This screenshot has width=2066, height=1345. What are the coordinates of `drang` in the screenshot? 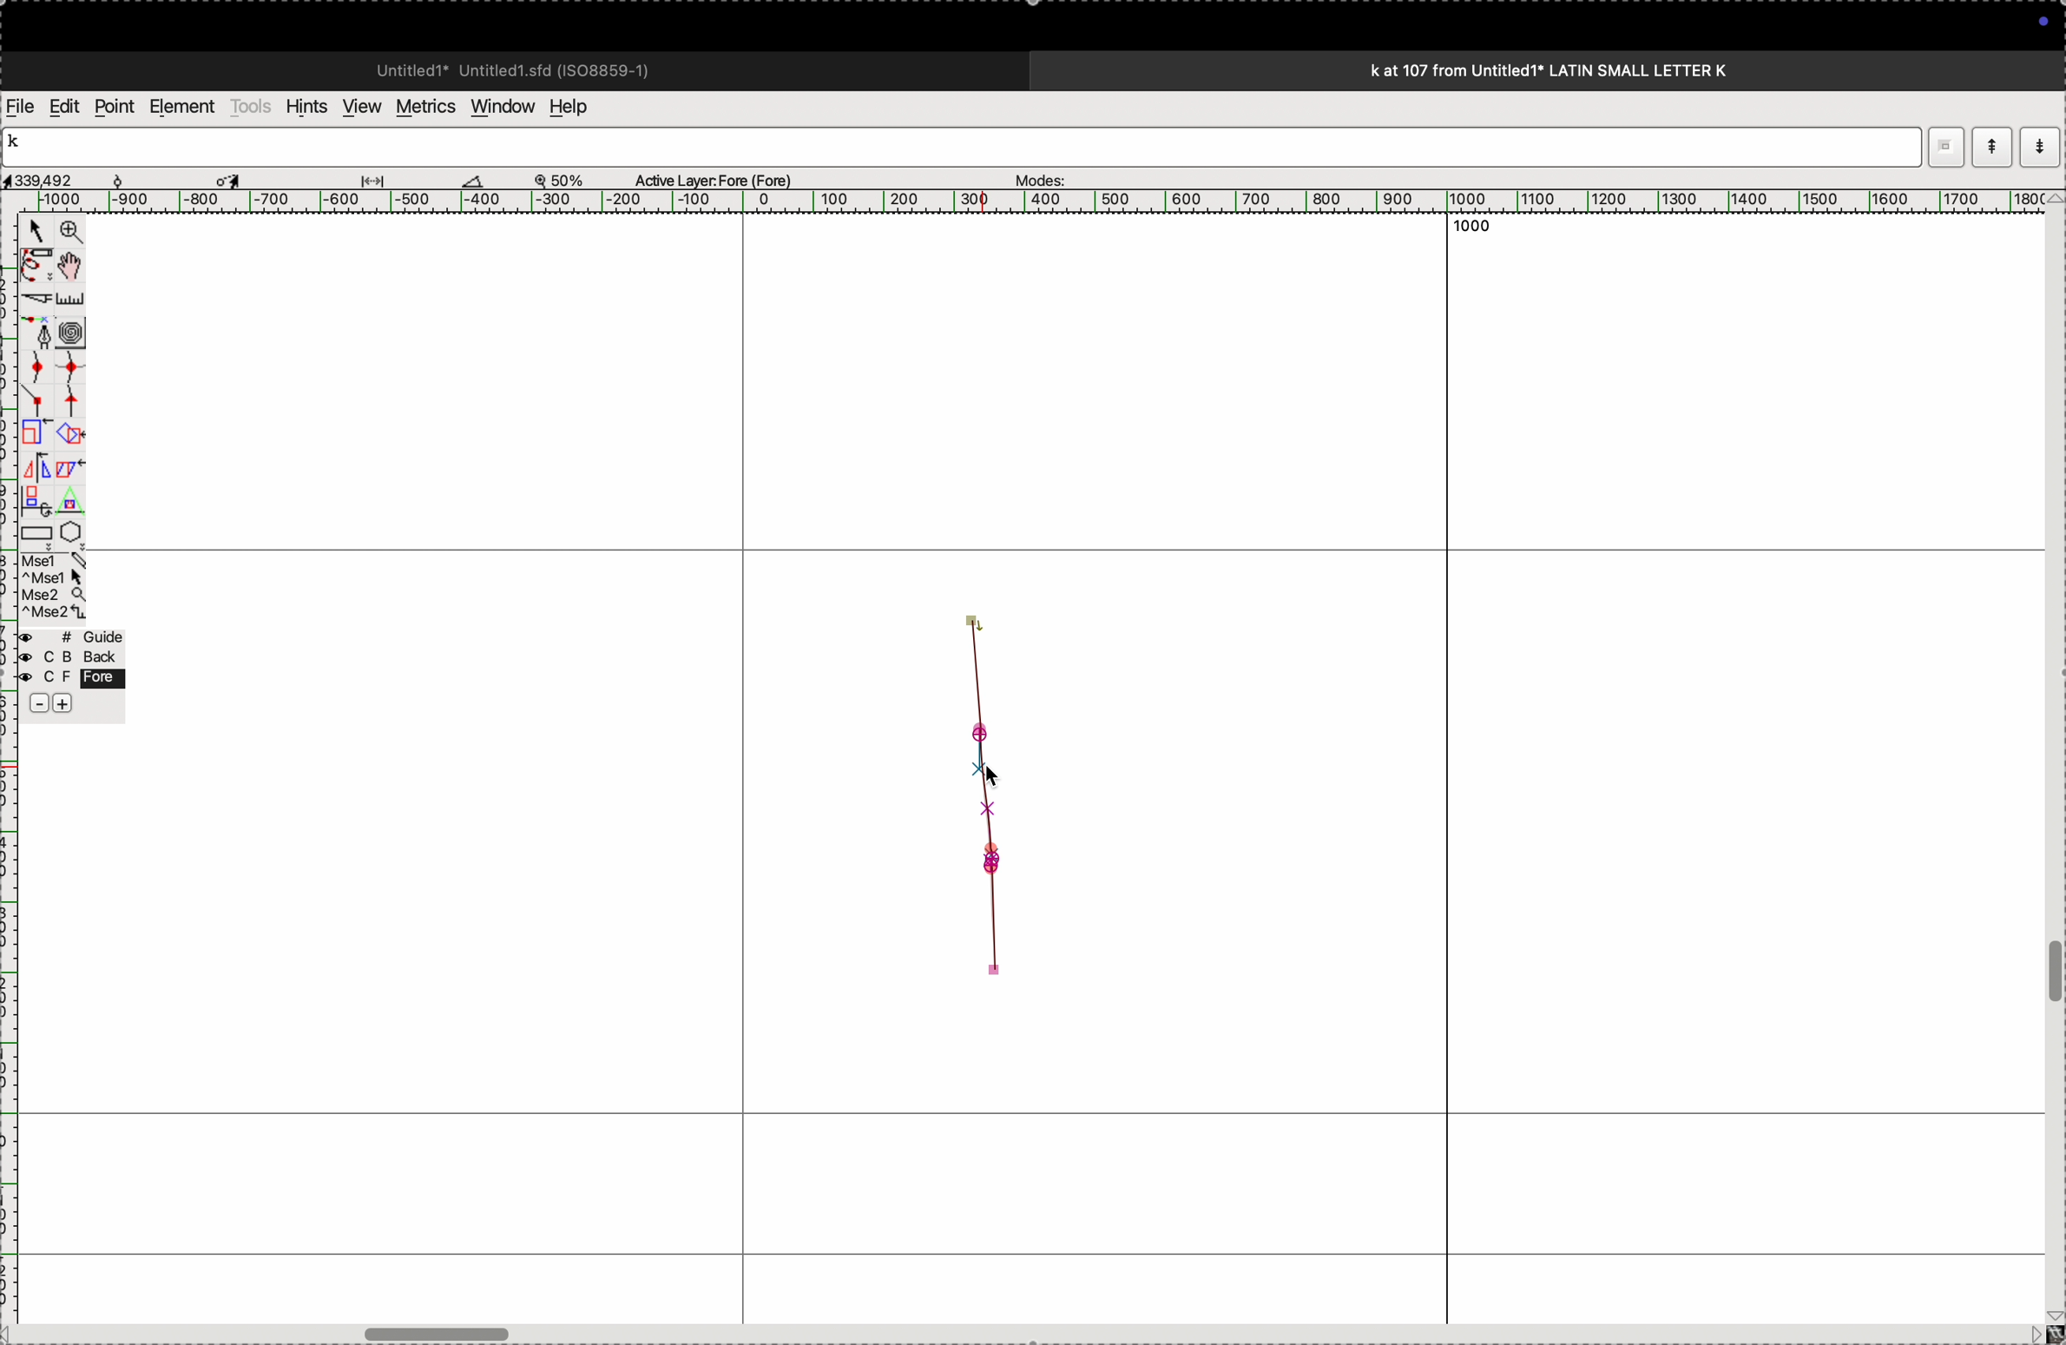 It's located at (383, 177).